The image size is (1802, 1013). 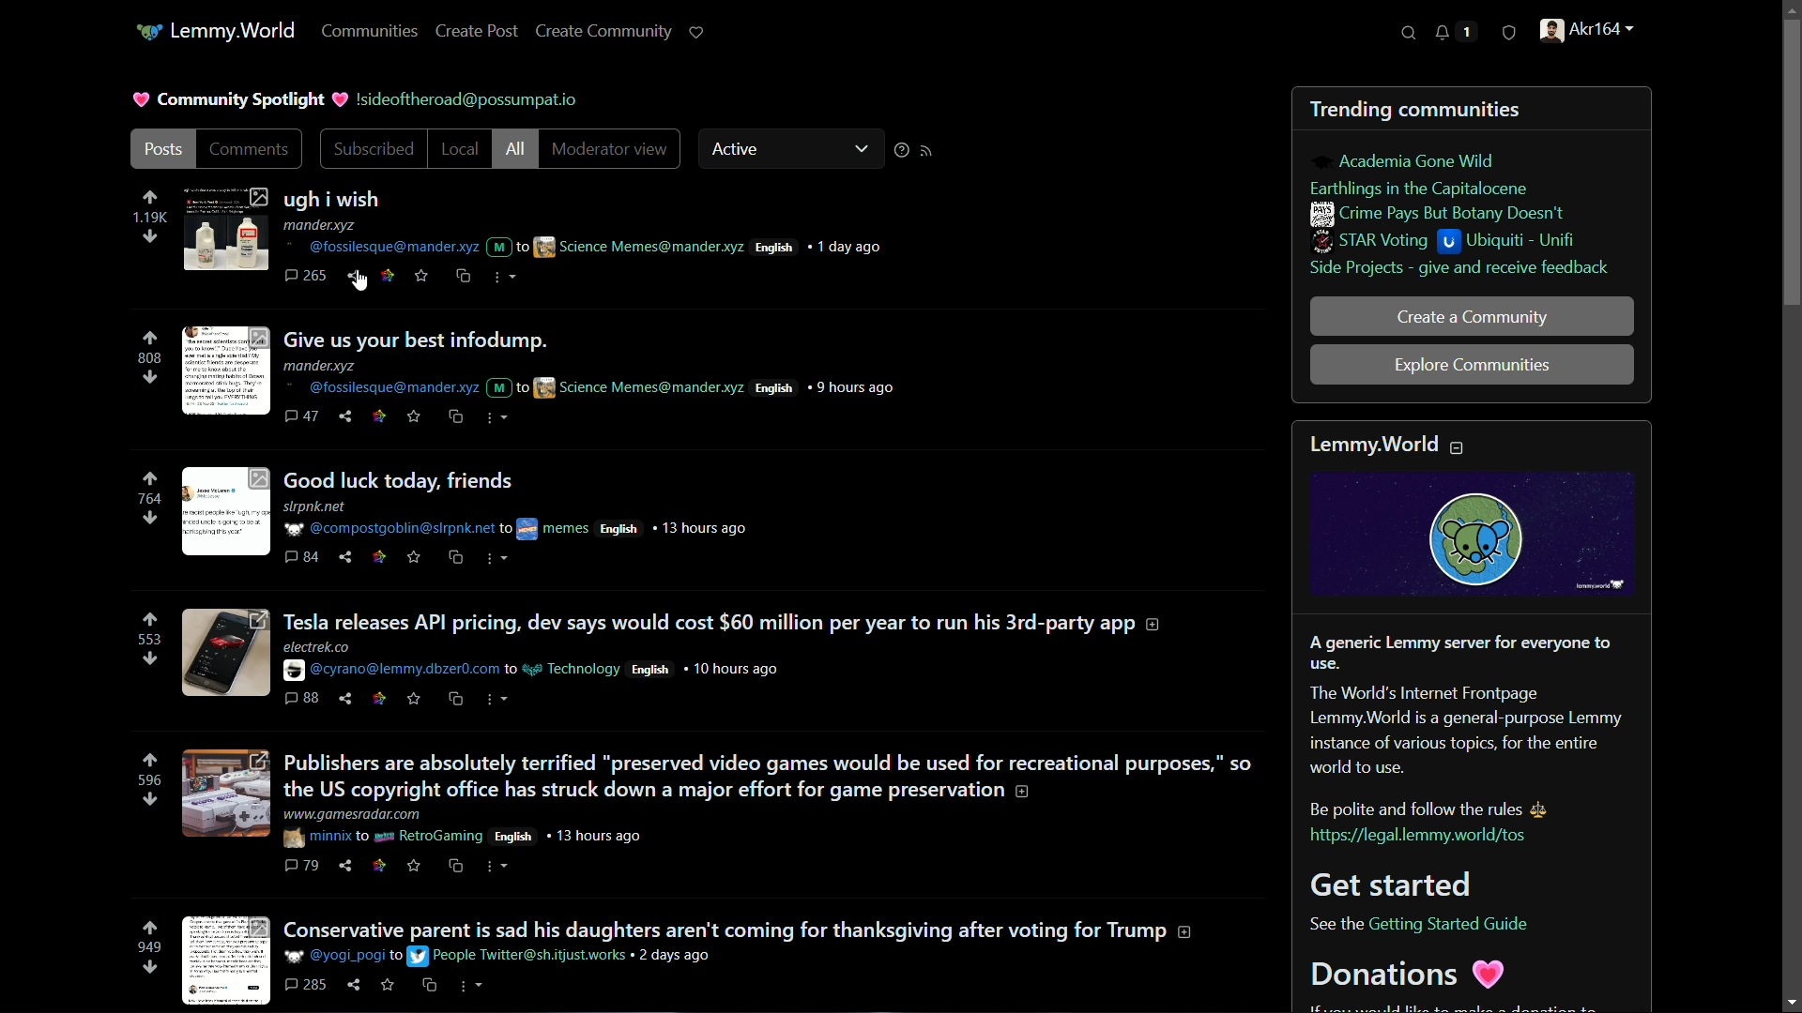 I want to click on 596, so click(x=147, y=781).